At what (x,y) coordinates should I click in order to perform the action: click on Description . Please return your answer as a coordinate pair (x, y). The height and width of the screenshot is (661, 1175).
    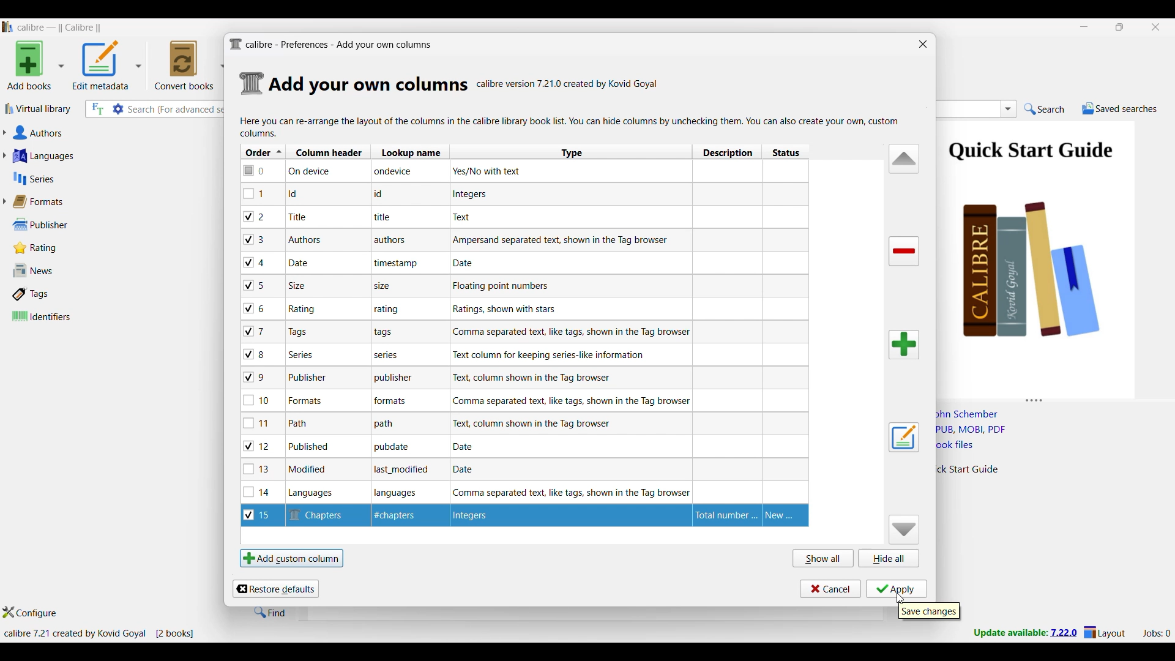
    Looking at the image, I should click on (723, 515).